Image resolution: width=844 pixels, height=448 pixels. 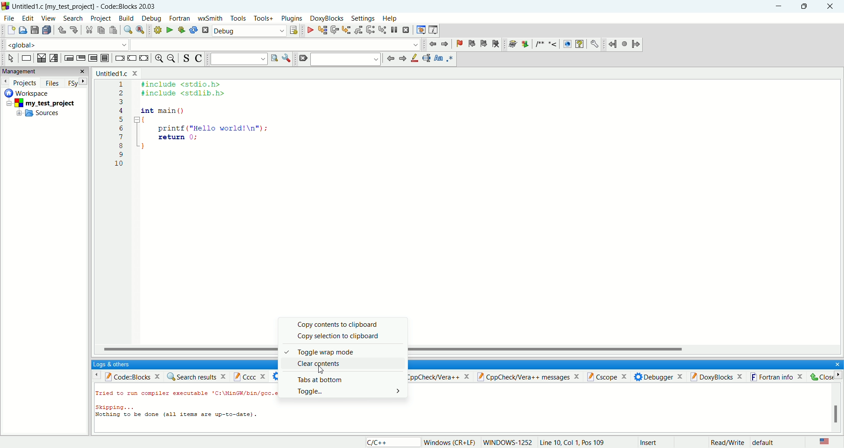 What do you see at coordinates (834, 363) in the screenshot?
I see `close` at bounding box center [834, 363].